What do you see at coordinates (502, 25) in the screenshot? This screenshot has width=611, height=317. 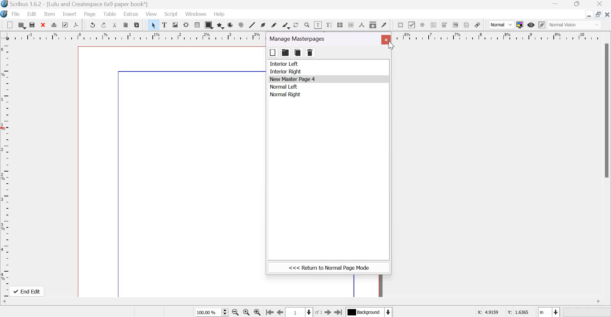 I see `Normal` at bounding box center [502, 25].